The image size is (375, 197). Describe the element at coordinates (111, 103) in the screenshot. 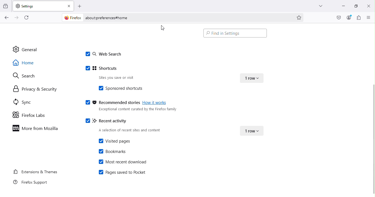

I see `Recommend stories` at that location.